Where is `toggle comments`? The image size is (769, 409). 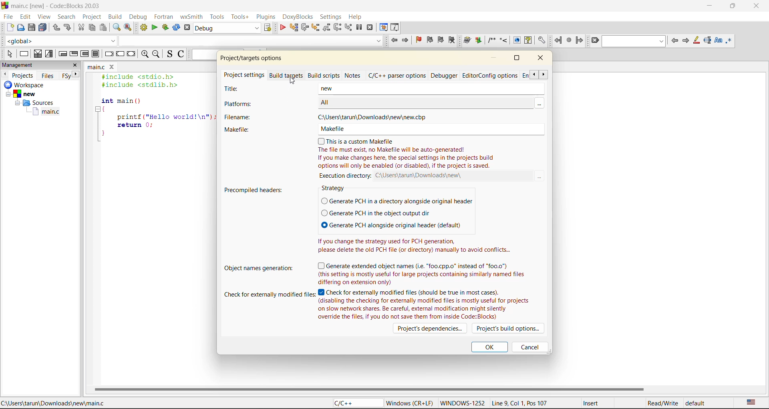
toggle comments is located at coordinates (181, 55).